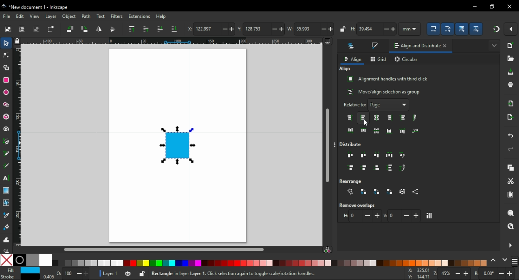 The height and width of the screenshot is (280, 519). Describe the element at coordinates (365, 191) in the screenshot. I see `exchange positions of selected objects - selection order` at that location.